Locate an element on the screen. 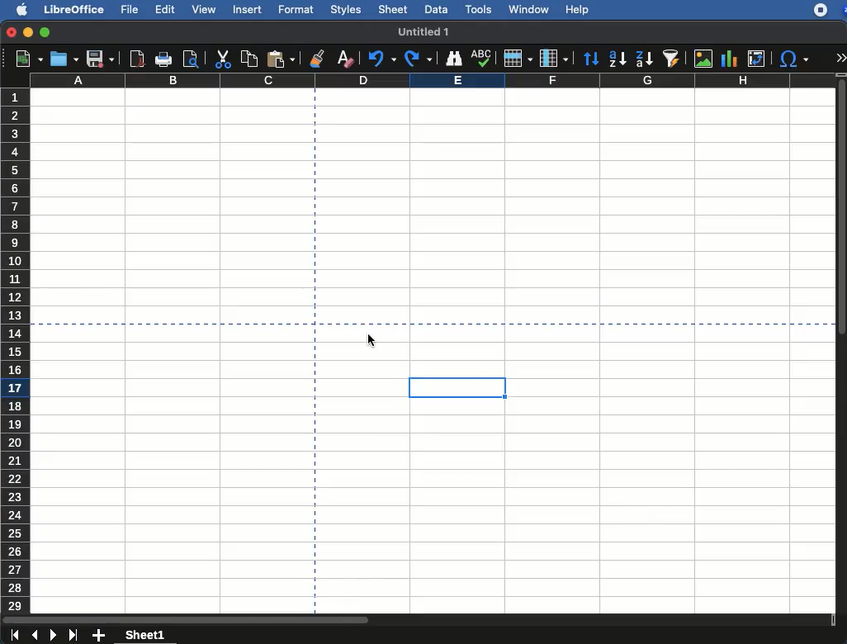  cut is located at coordinates (222, 60).